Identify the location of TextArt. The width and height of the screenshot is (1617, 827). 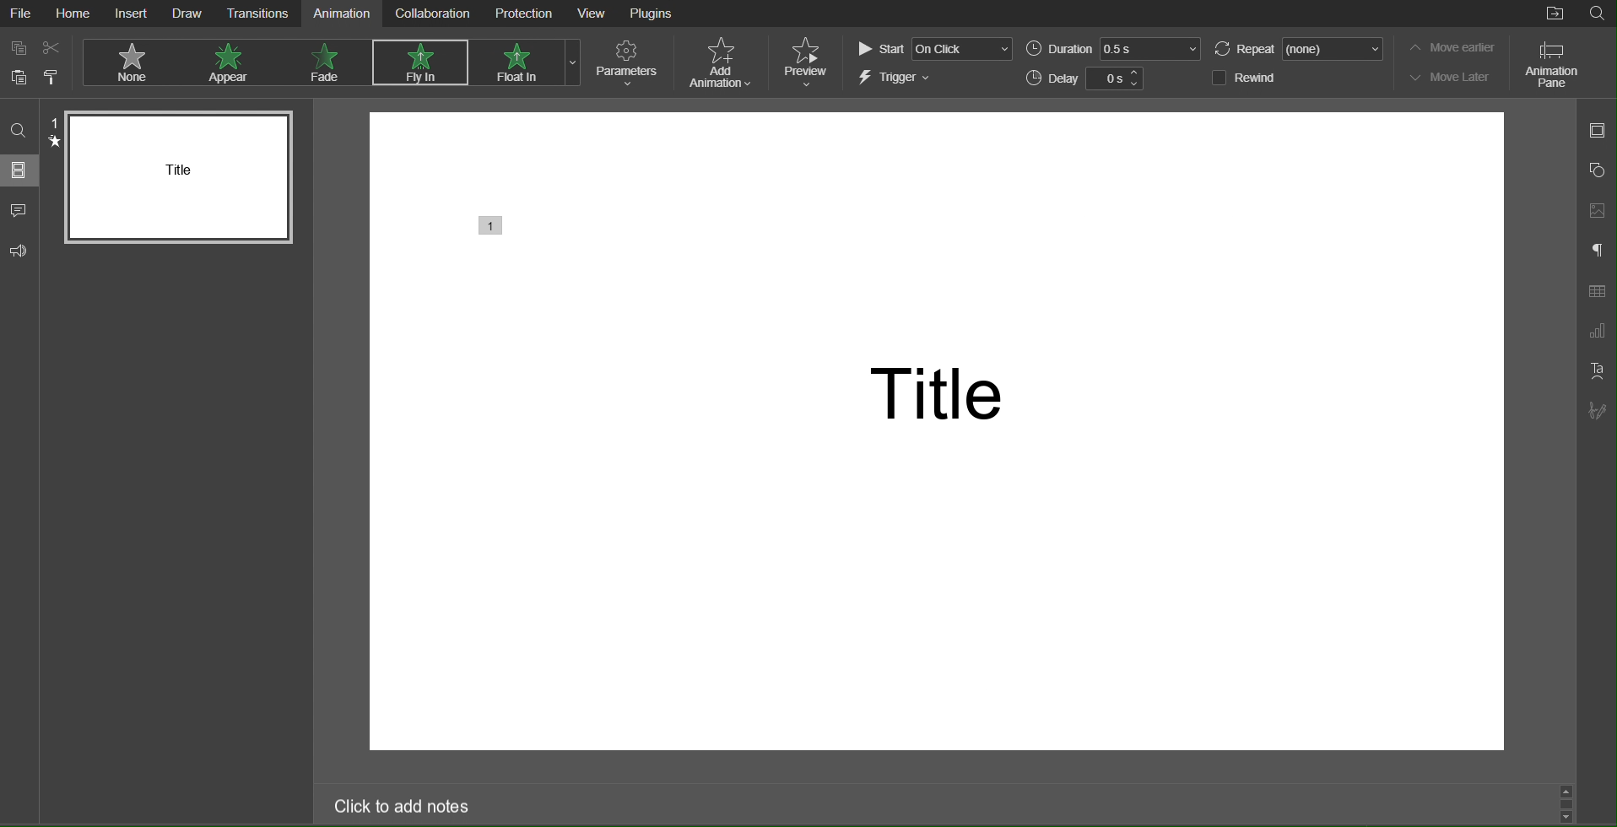
(1595, 371).